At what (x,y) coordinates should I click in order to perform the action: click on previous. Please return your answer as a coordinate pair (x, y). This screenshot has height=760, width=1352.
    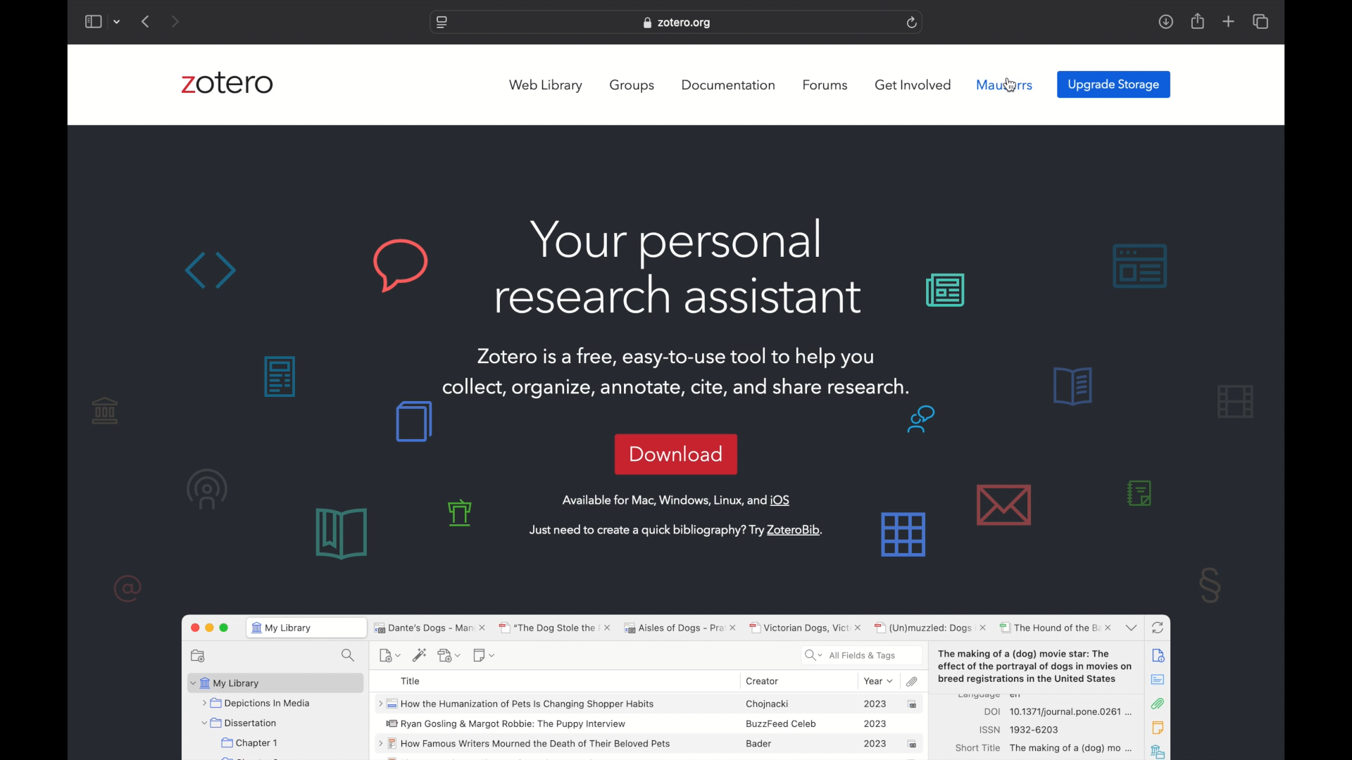
    Looking at the image, I should click on (146, 21).